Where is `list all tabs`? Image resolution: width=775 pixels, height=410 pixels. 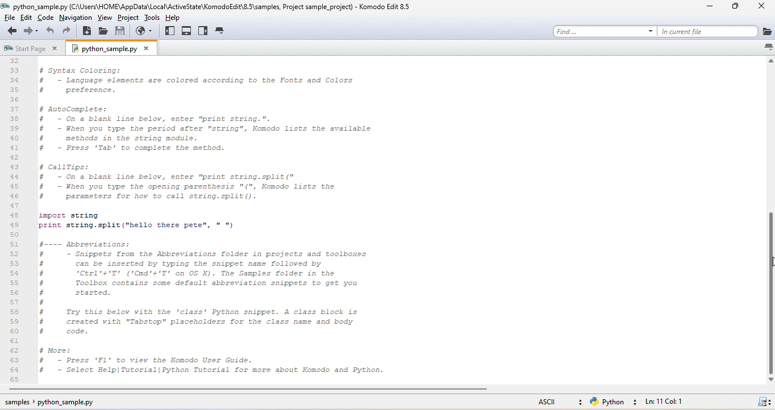 list all tabs is located at coordinates (767, 47).